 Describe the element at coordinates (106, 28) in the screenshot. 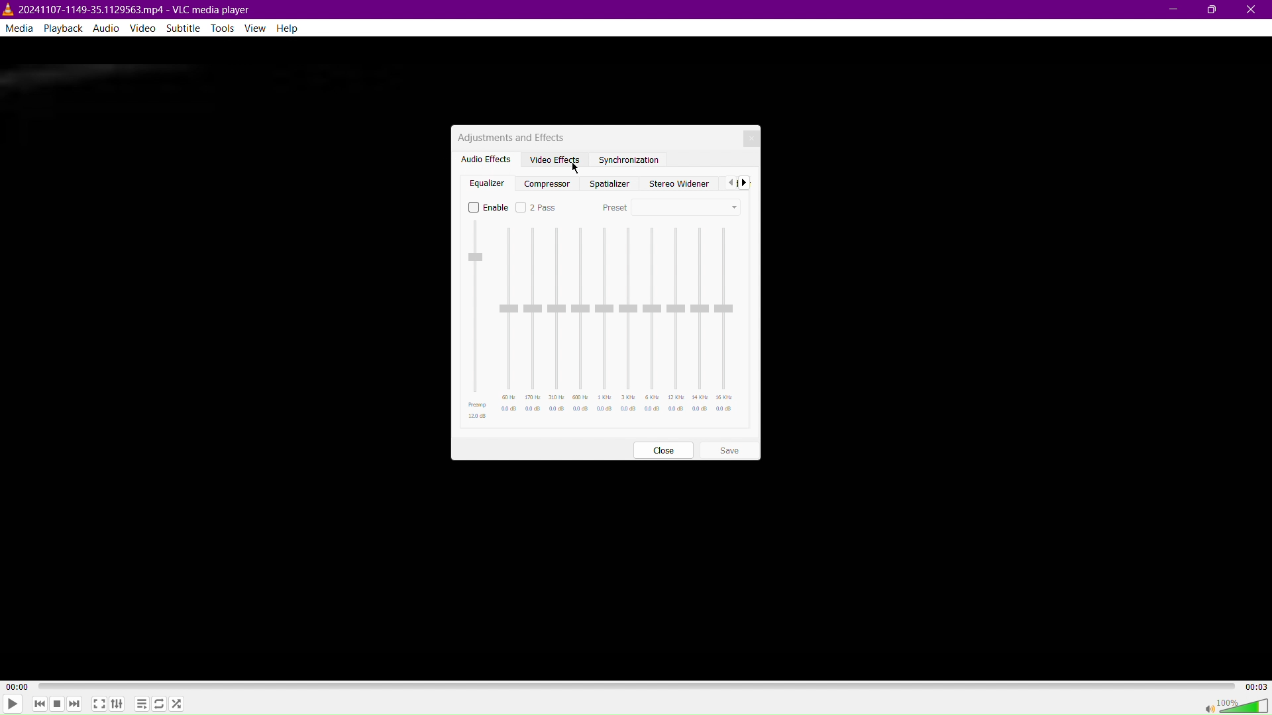

I see `Audio` at that location.